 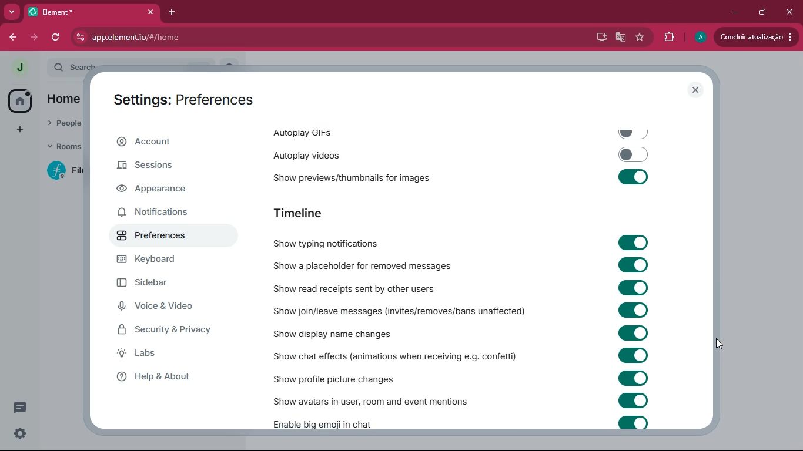 What do you see at coordinates (176, 379) in the screenshot?
I see `help & about` at bounding box center [176, 379].